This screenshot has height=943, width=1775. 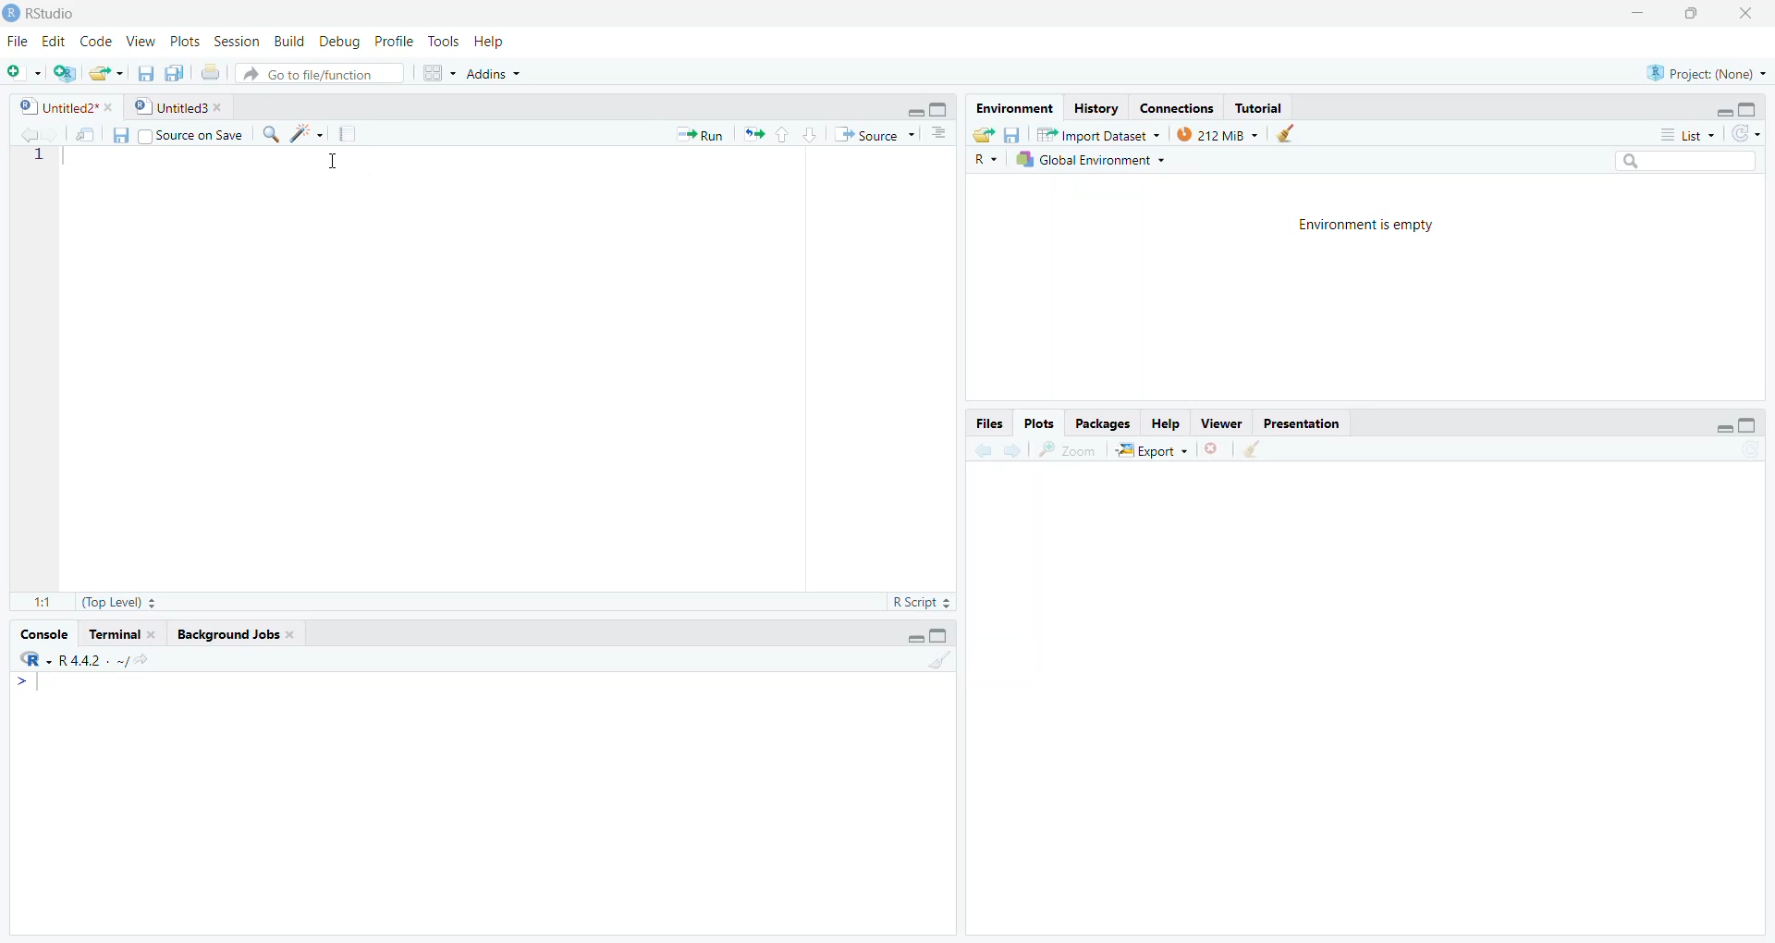 I want to click on code, so click(x=94, y=41).